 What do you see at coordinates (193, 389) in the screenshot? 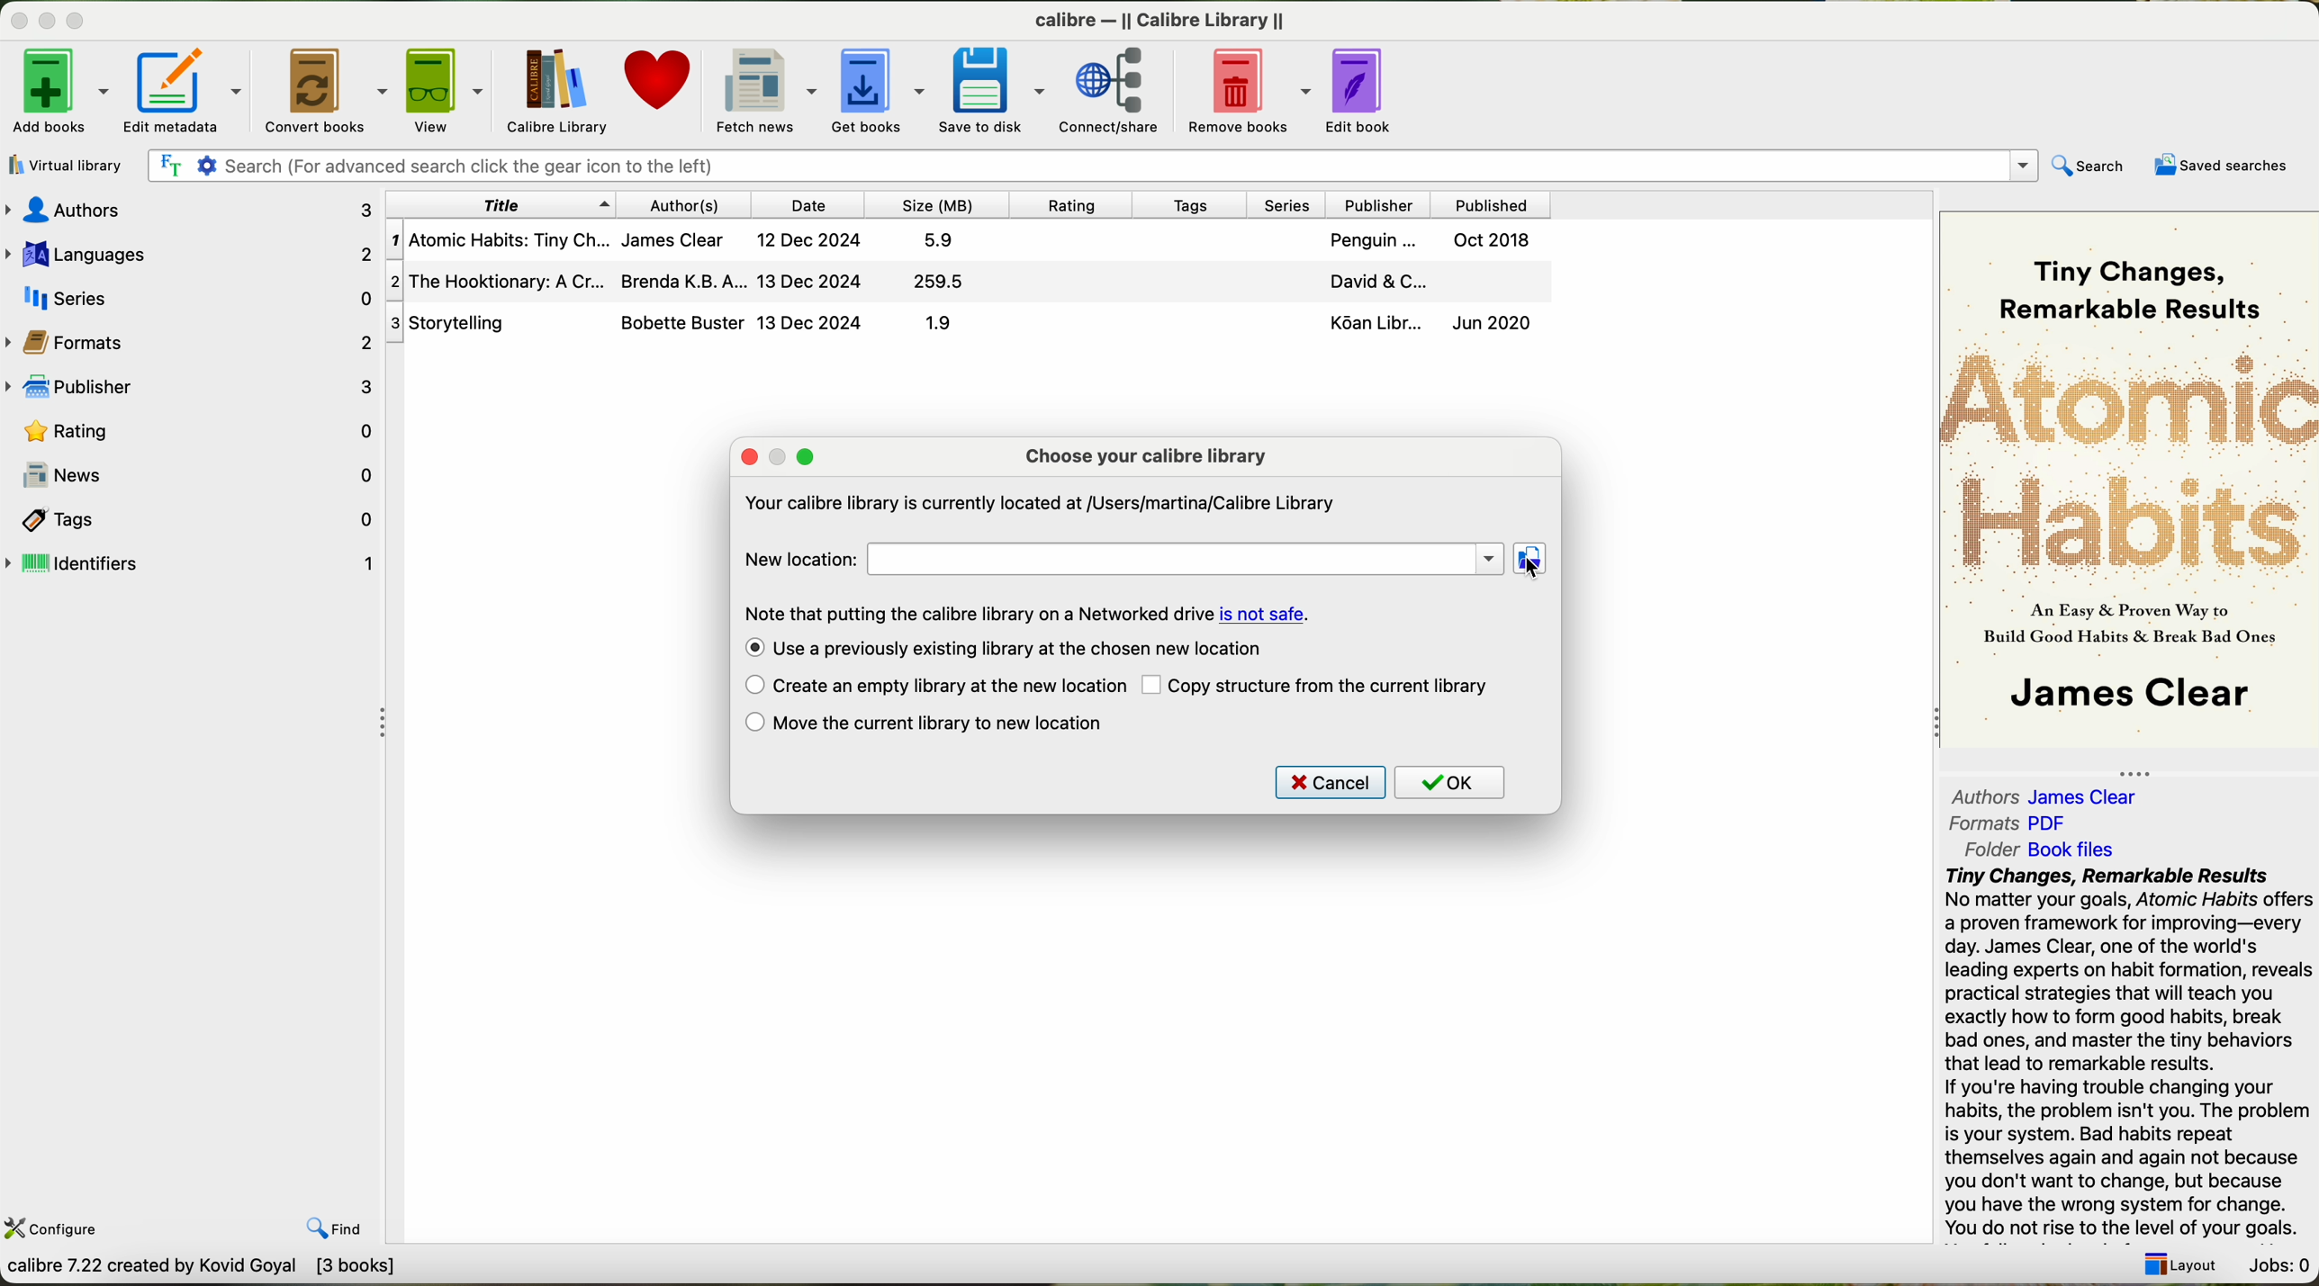
I see `publisher` at bounding box center [193, 389].